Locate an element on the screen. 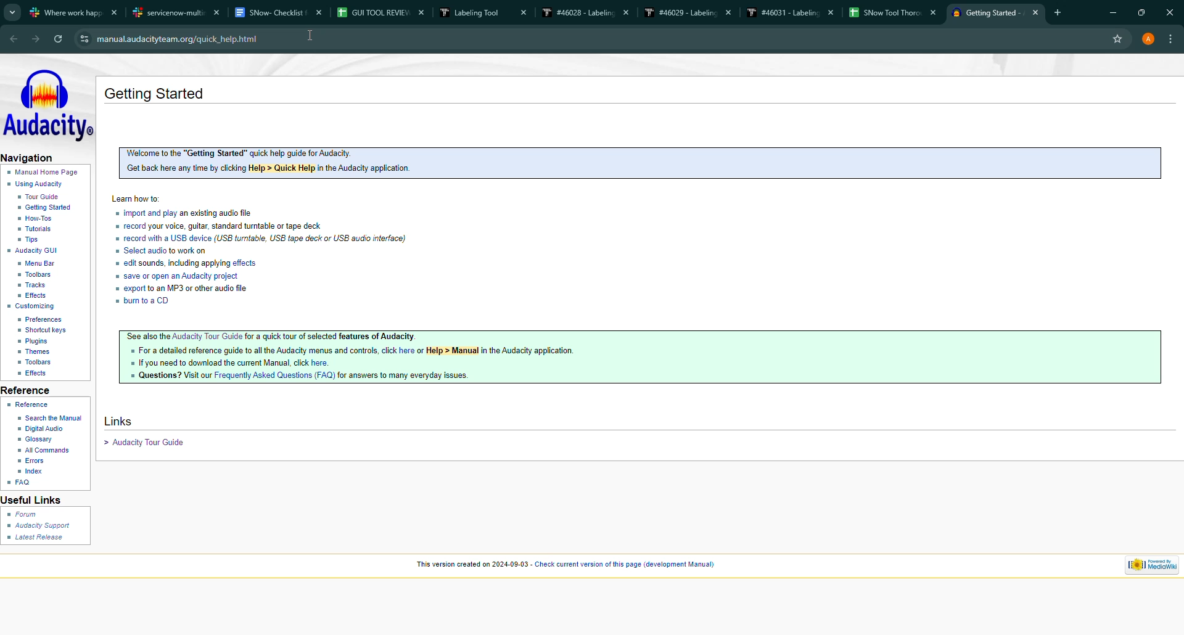  USB turntable, USB tape deck or USB audio interface is located at coordinates (318, 239).